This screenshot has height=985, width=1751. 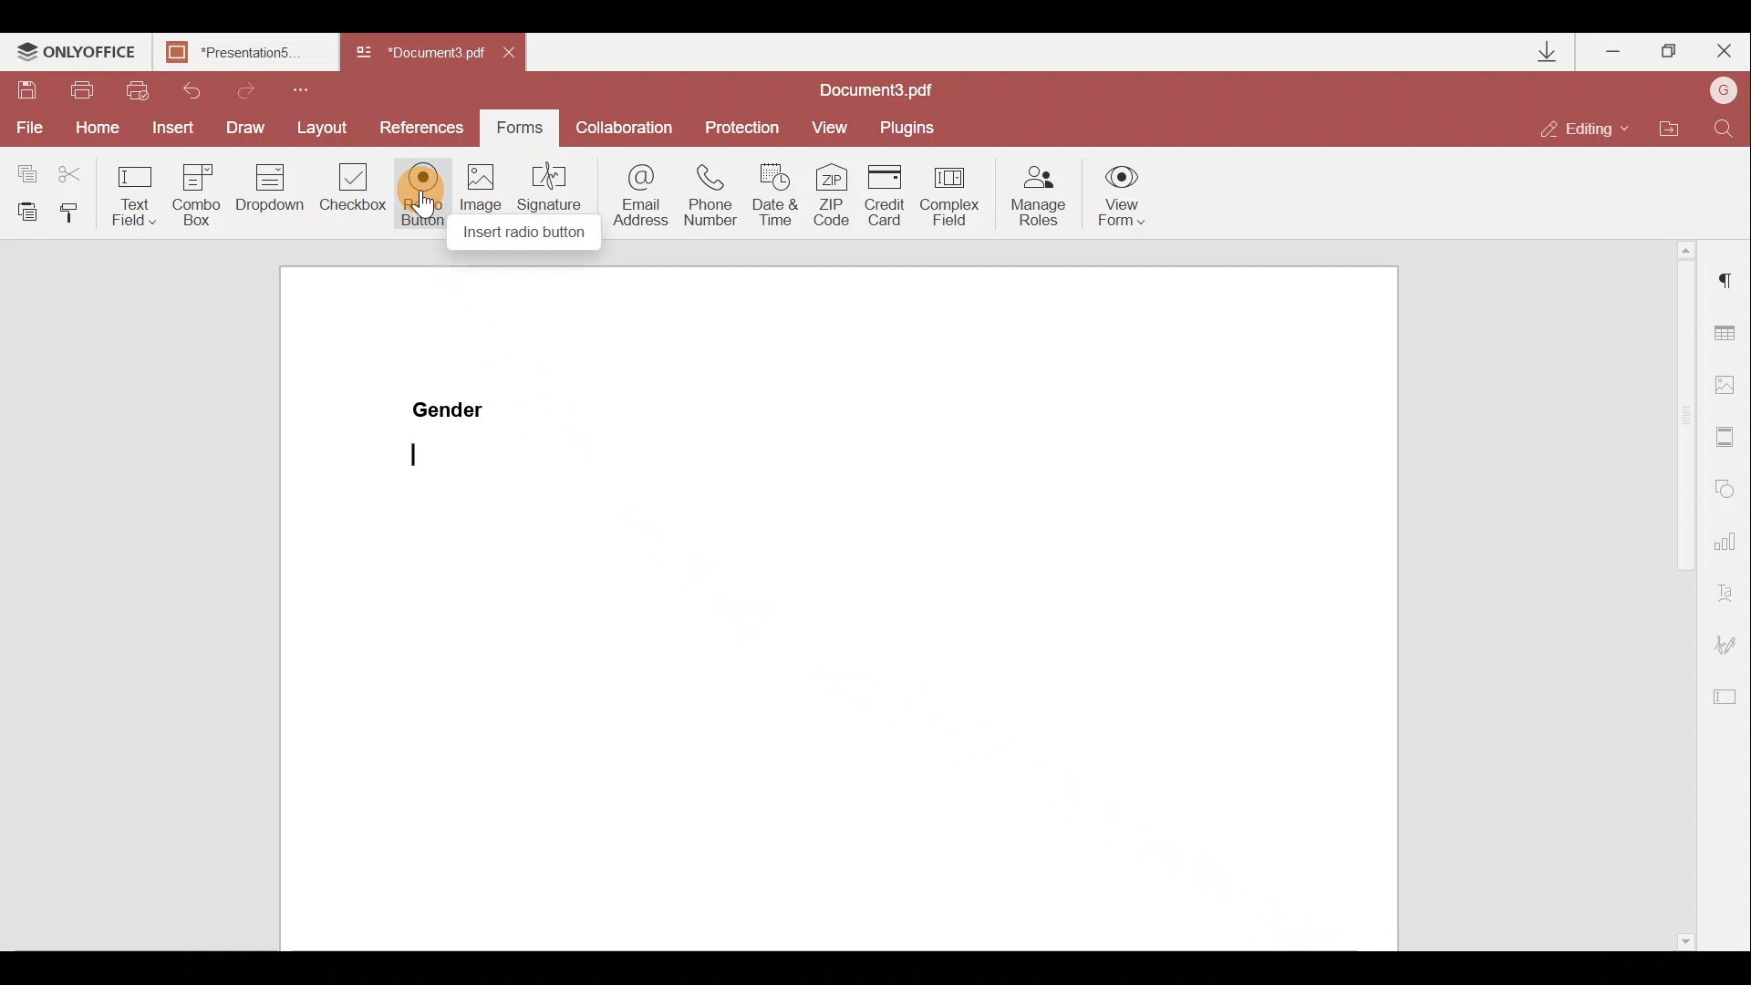 What do you see at coordinates (1734, 386) in the screenshot?
I see `Image settings` at bounding box center [1734, 386].